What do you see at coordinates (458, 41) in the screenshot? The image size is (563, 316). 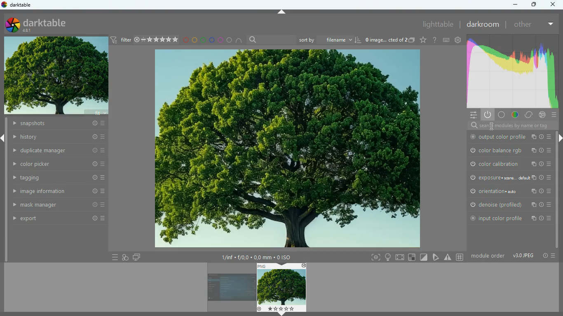 I see `settings` at bounding box center [458, 41].